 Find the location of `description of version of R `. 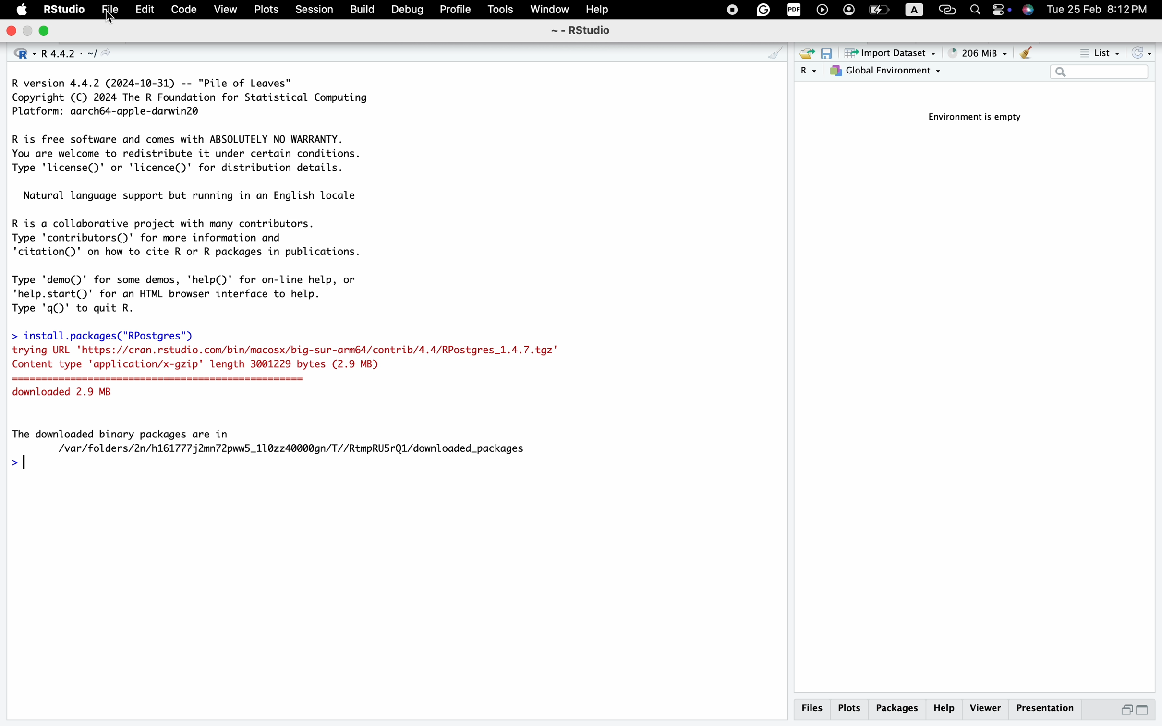

description of version of R  is located at coordinates (186, 97).